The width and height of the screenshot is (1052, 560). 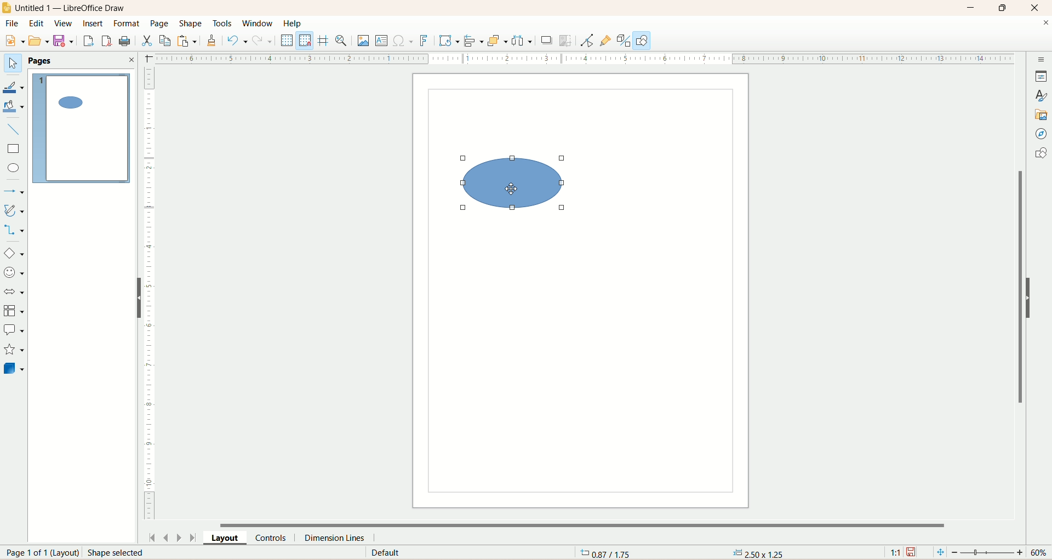 What do you see at coordinates (131, 61) in the screenshot?
I see `close` at bounding box center [131, 61].